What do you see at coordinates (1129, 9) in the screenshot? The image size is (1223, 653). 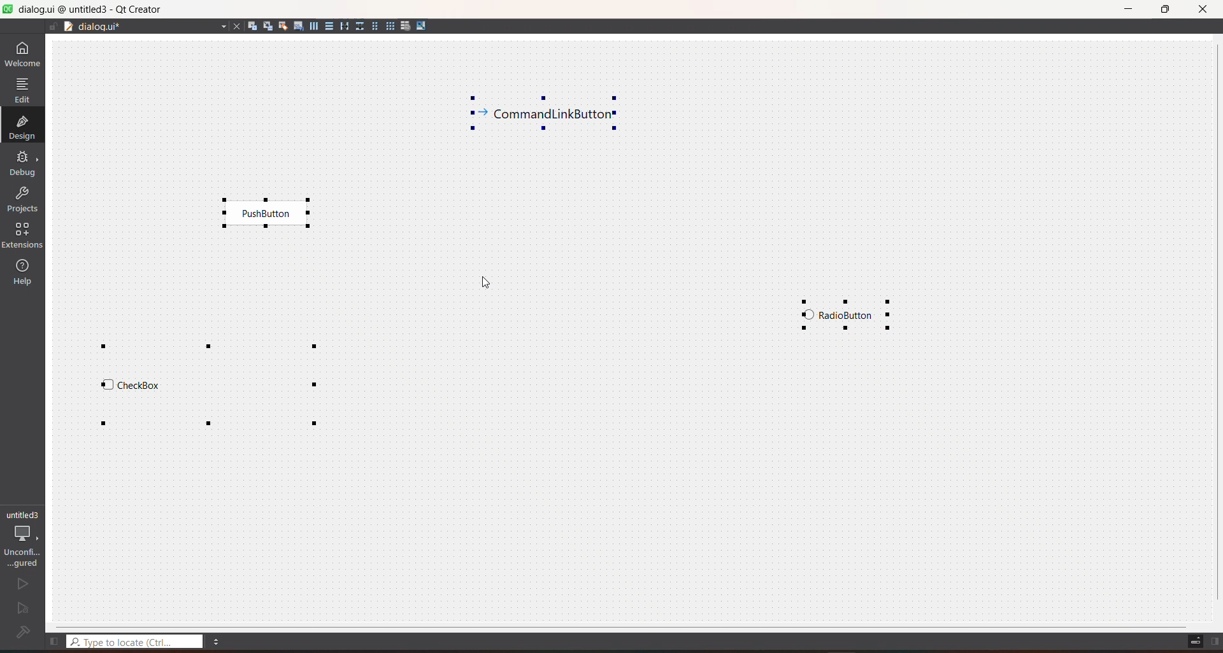 I see `minimize` at bounding box center [1129, 9].